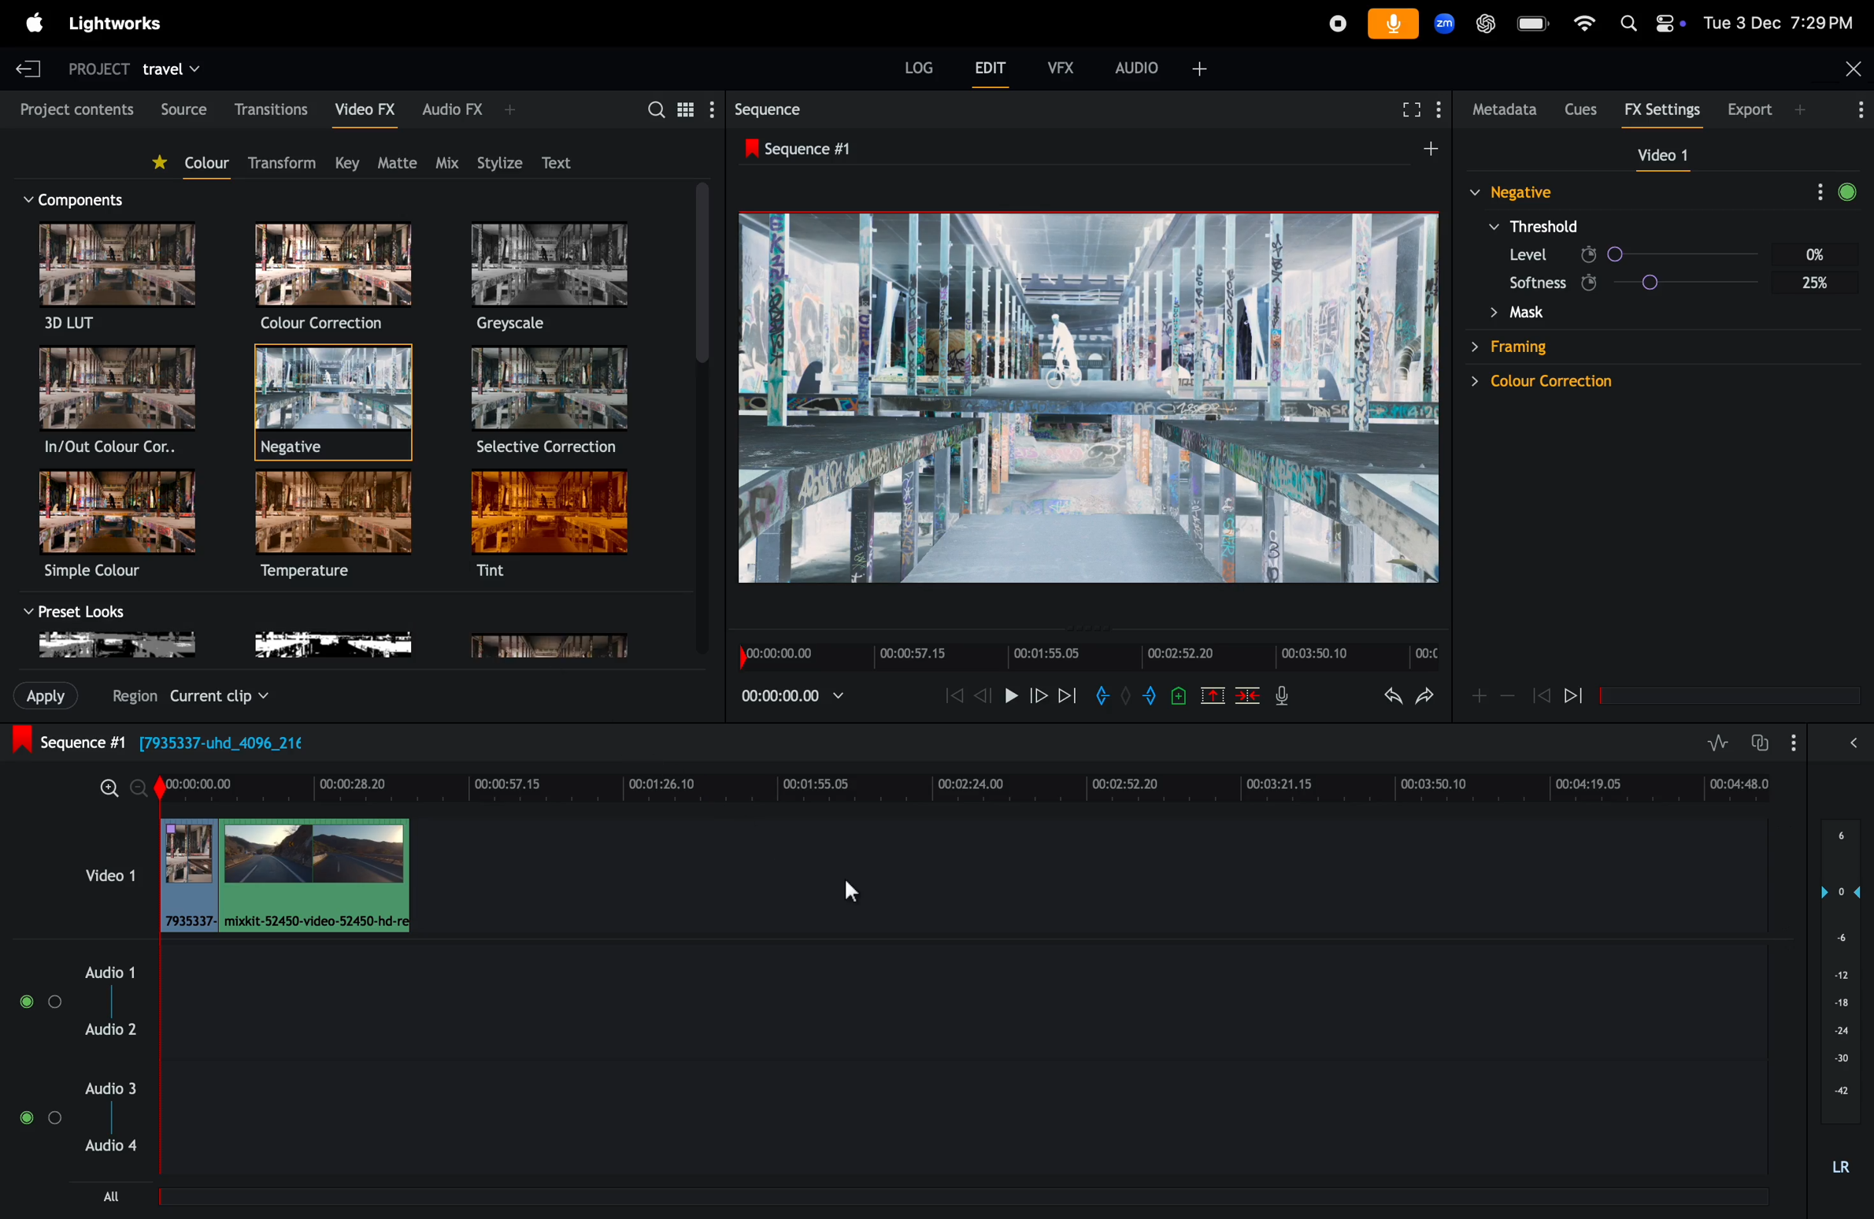 This screenshot has height=1219, width=1874. Describe the element at coordinates (1506, 109) in the screenshot. I see `metadata` at that location.